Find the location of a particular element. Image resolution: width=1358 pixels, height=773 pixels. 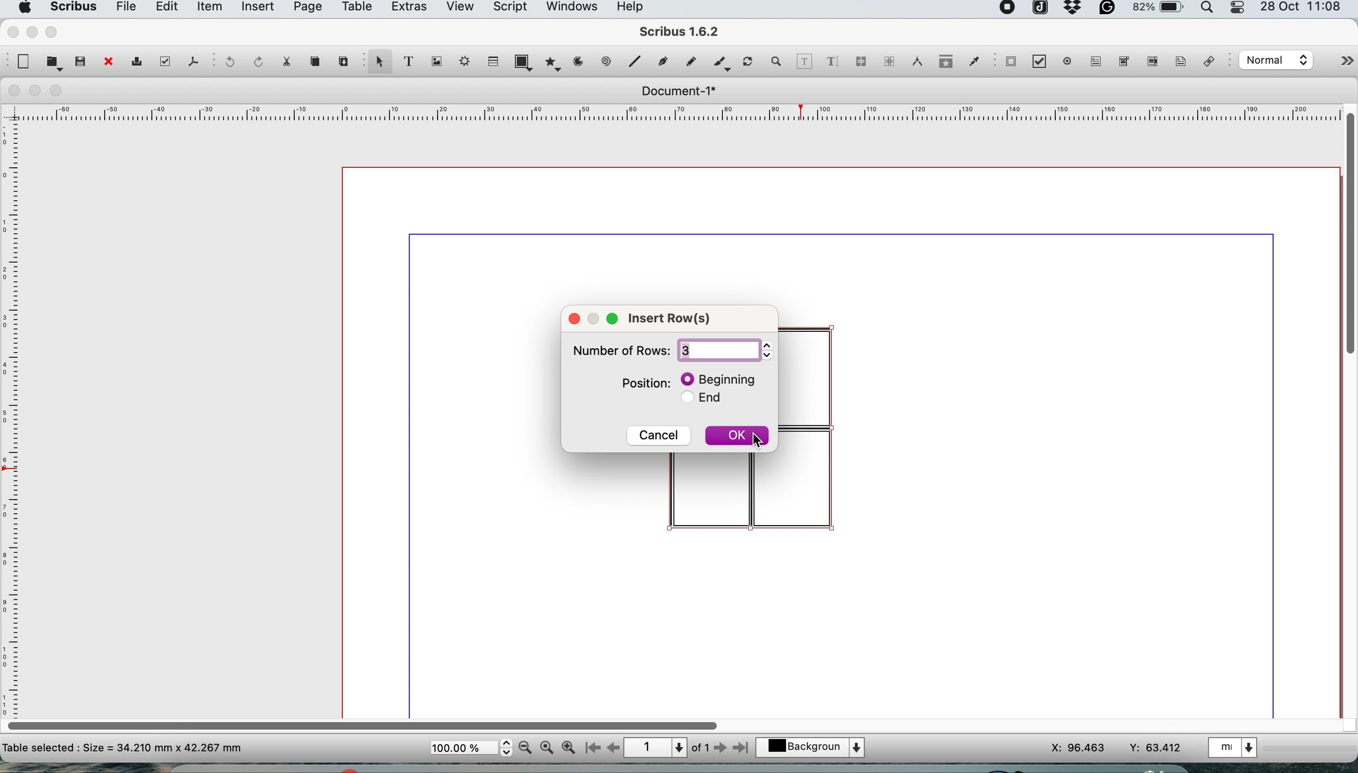

horizontal scale is located at coordinates (680, 115).